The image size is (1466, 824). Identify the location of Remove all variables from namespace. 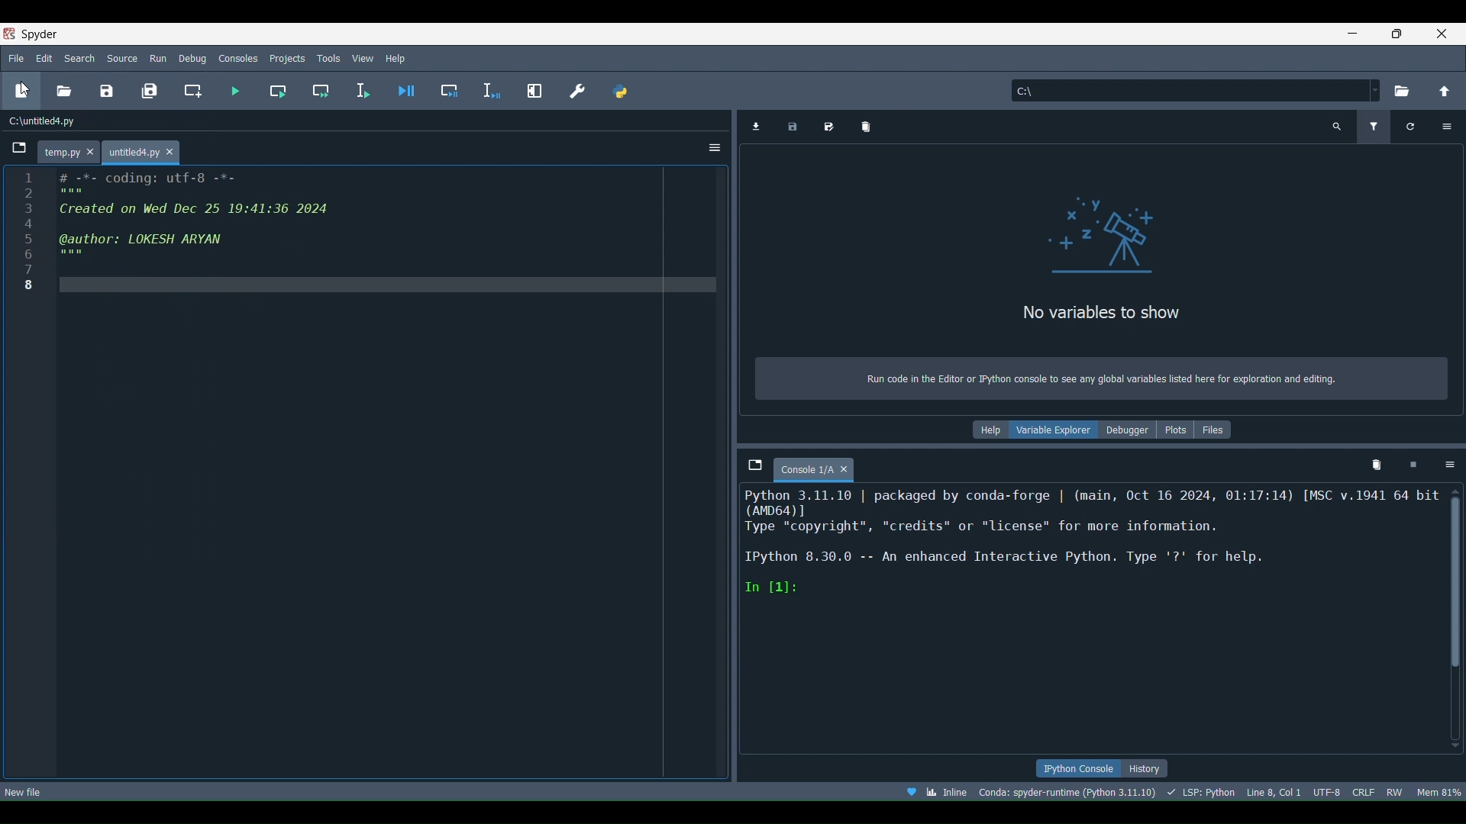
(1375, 463).